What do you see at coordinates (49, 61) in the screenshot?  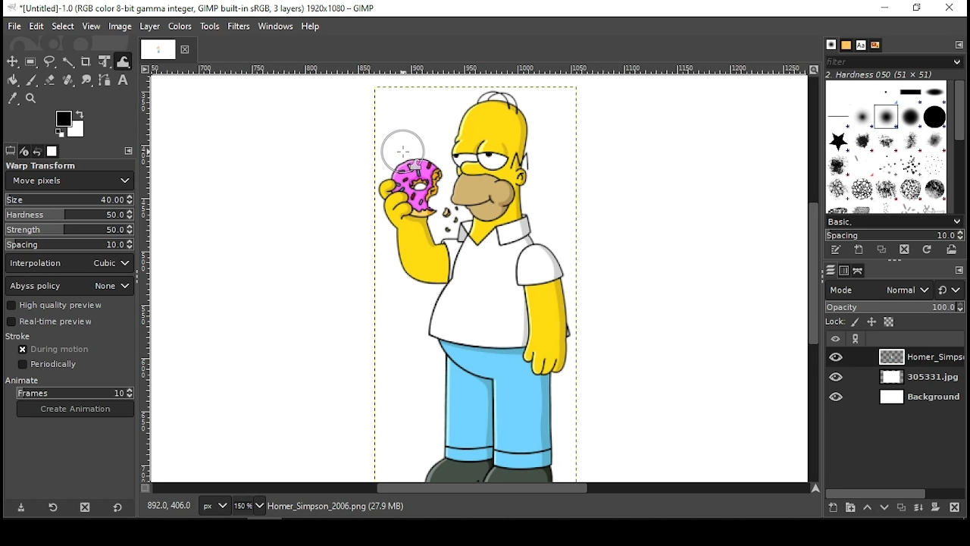 I see `freehand select tool` at bounding box center [49, 61].